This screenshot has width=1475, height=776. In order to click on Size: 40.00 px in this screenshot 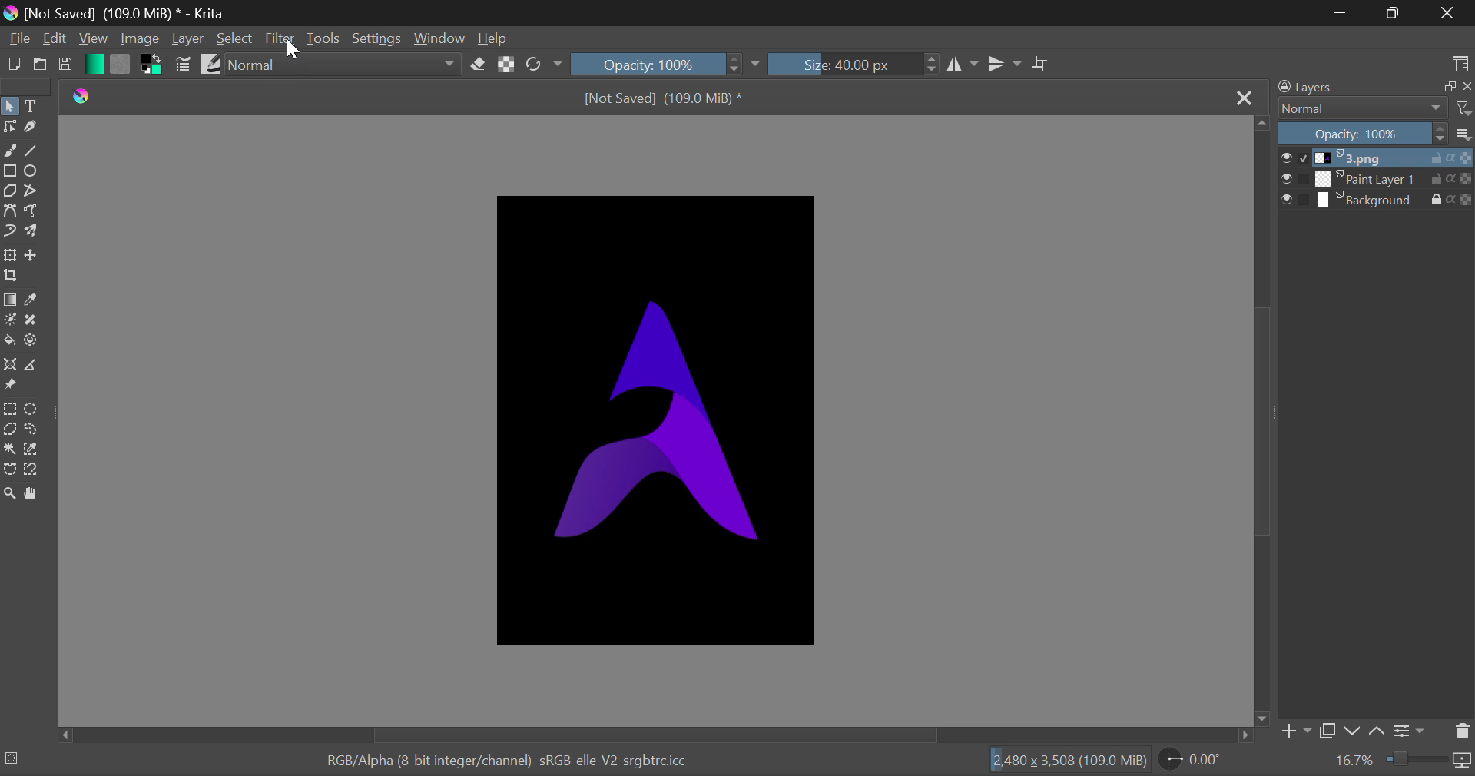, I will do `click(842, 65)`.